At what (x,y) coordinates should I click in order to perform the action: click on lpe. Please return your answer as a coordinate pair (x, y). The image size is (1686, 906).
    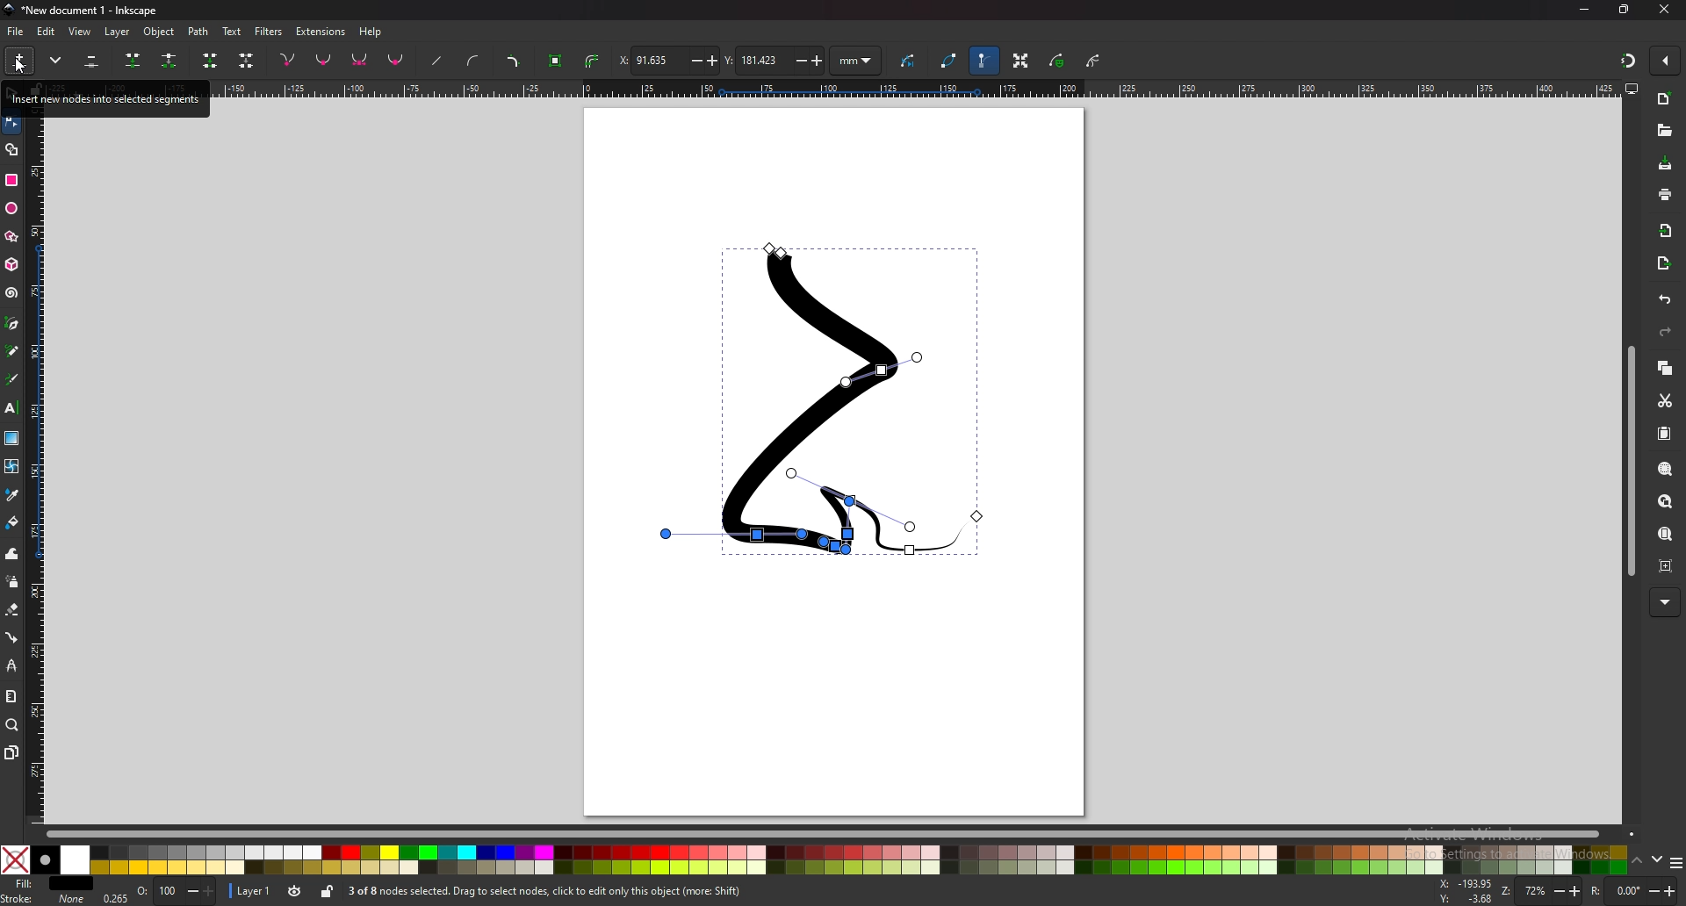
    Looking at the image, I should click on (11, 666).